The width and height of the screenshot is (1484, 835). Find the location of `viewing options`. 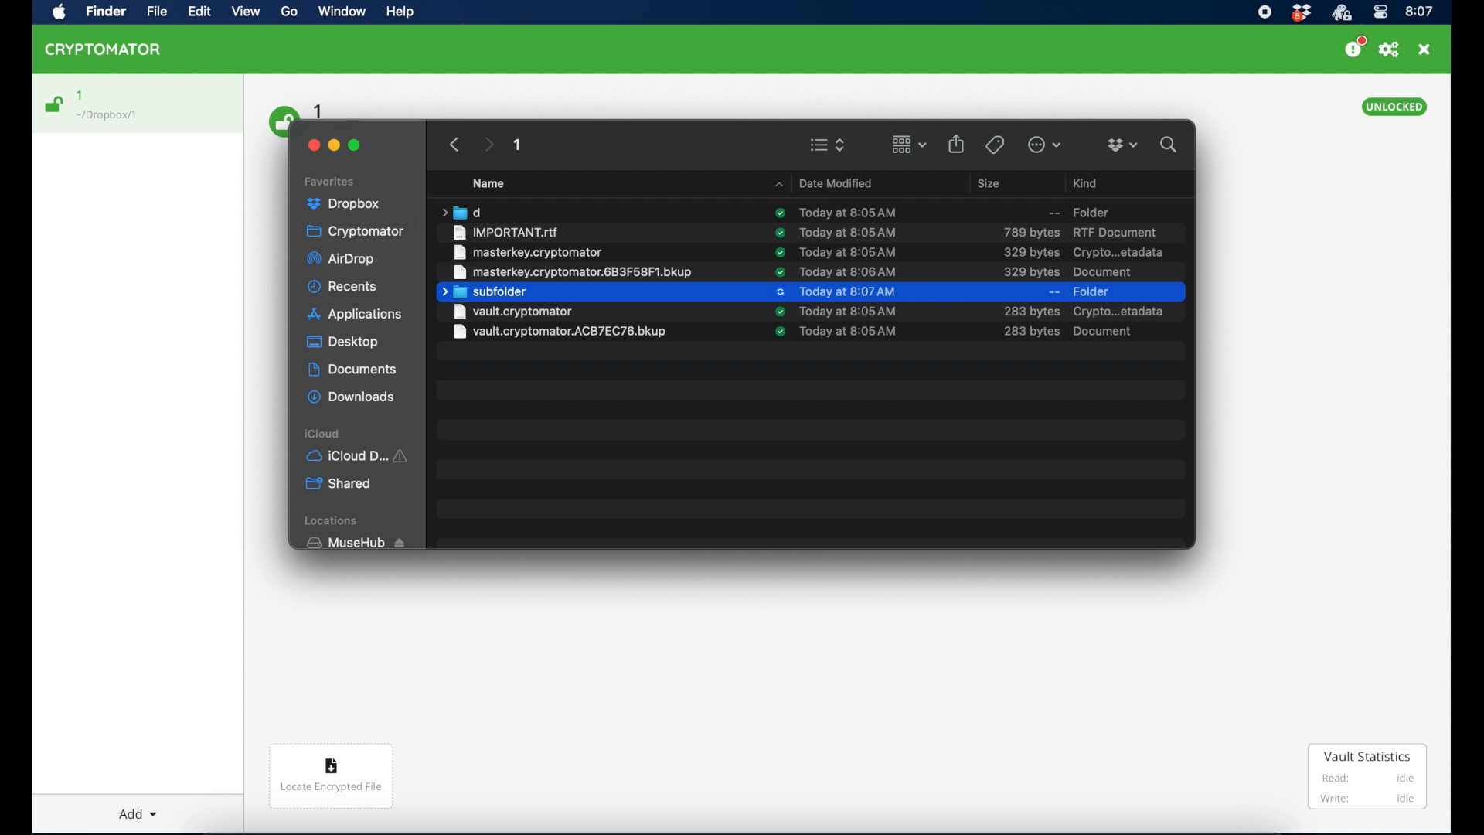

viewing options is located at coordinates (828, 145).